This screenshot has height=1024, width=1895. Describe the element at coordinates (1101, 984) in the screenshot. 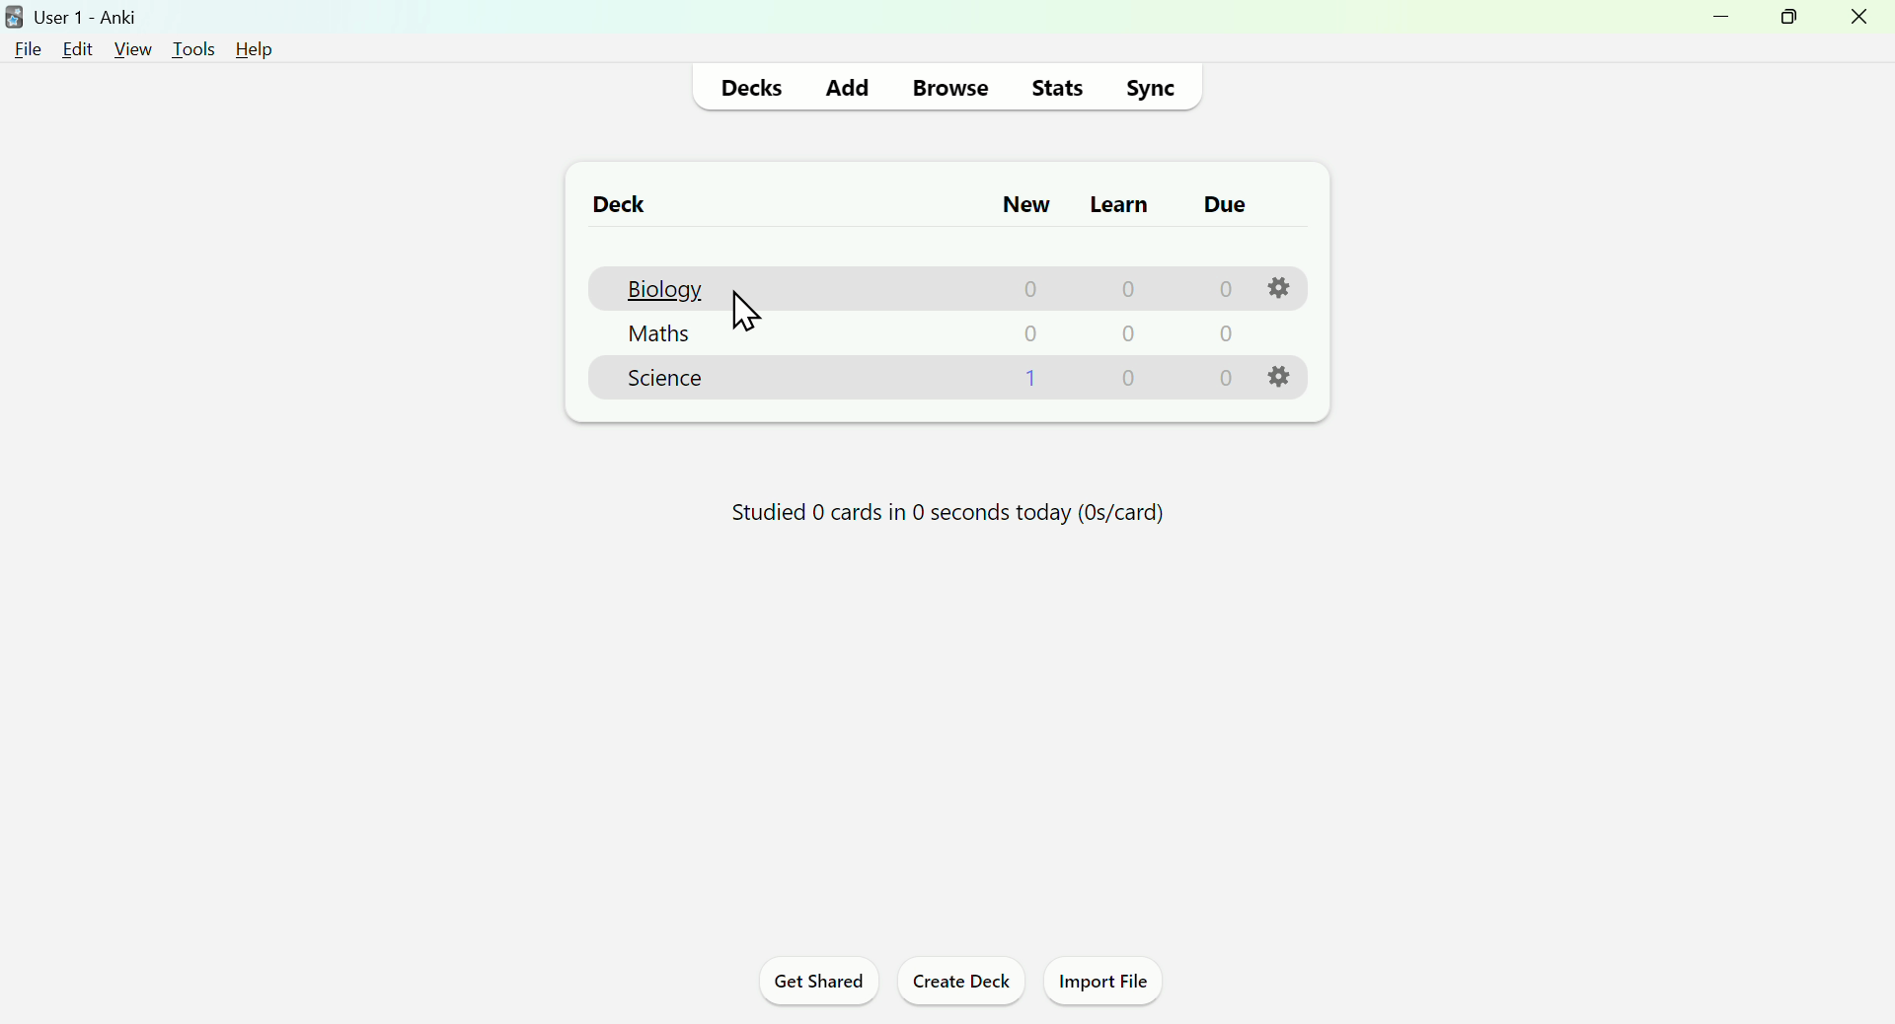

I see `Import File` at that location.